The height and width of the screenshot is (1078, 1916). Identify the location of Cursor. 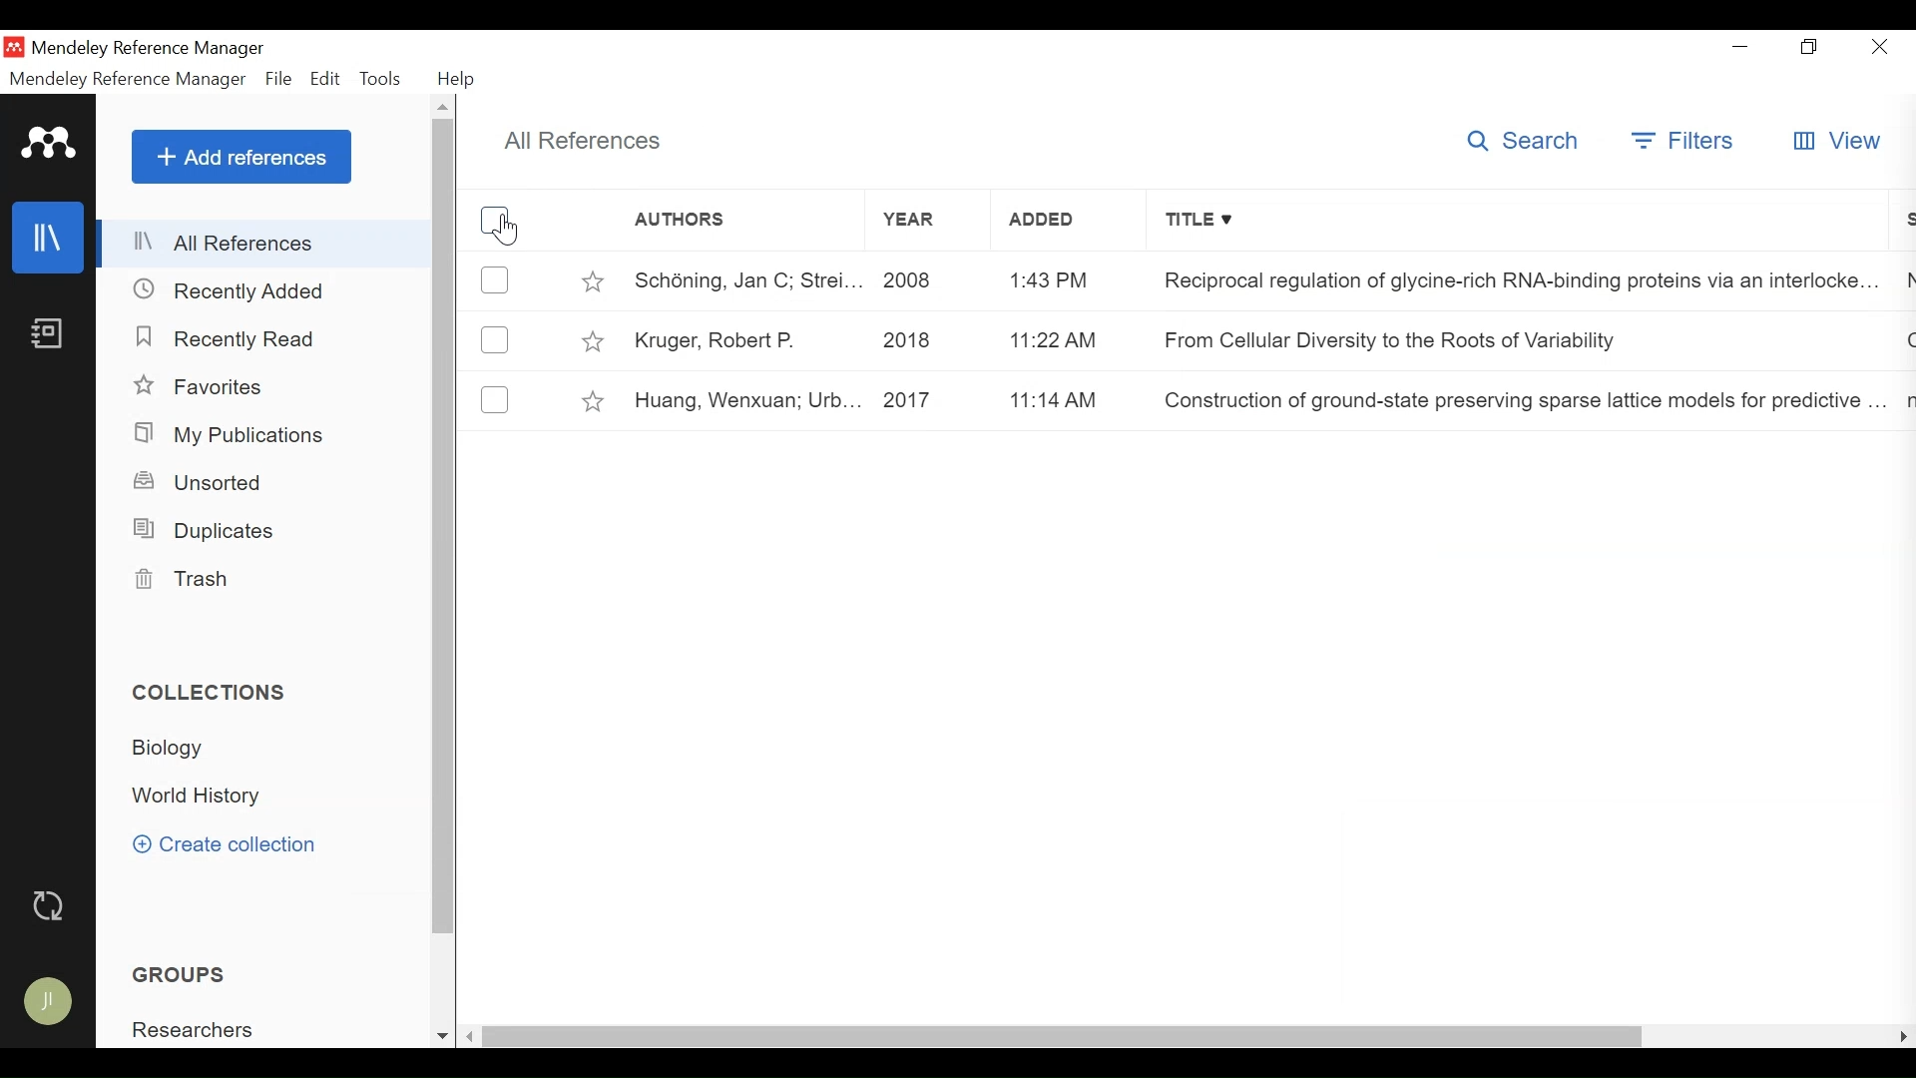
(506, 229).